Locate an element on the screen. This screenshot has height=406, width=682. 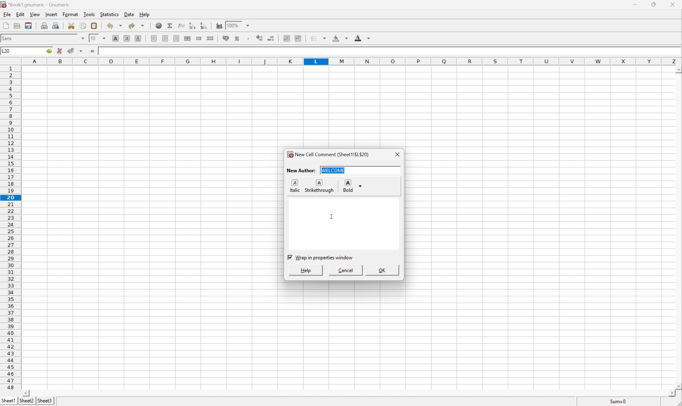
OK is located at coordinates (383, 270).